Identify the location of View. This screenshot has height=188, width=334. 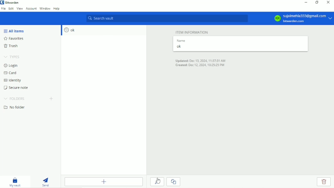
(20, 9).